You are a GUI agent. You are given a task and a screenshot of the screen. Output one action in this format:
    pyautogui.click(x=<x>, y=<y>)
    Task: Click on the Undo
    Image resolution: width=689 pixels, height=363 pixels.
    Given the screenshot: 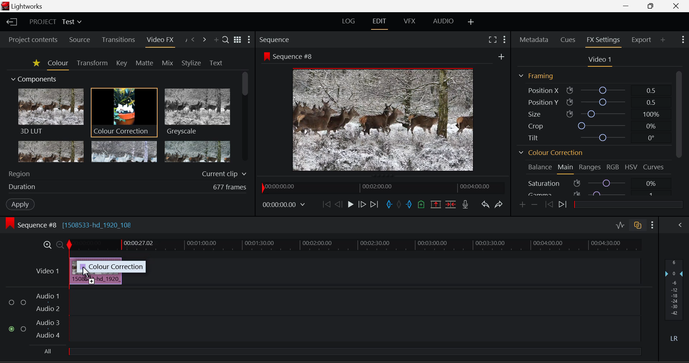 What is the action you would take?
    pyautogui.click(x=486, y=205)
    